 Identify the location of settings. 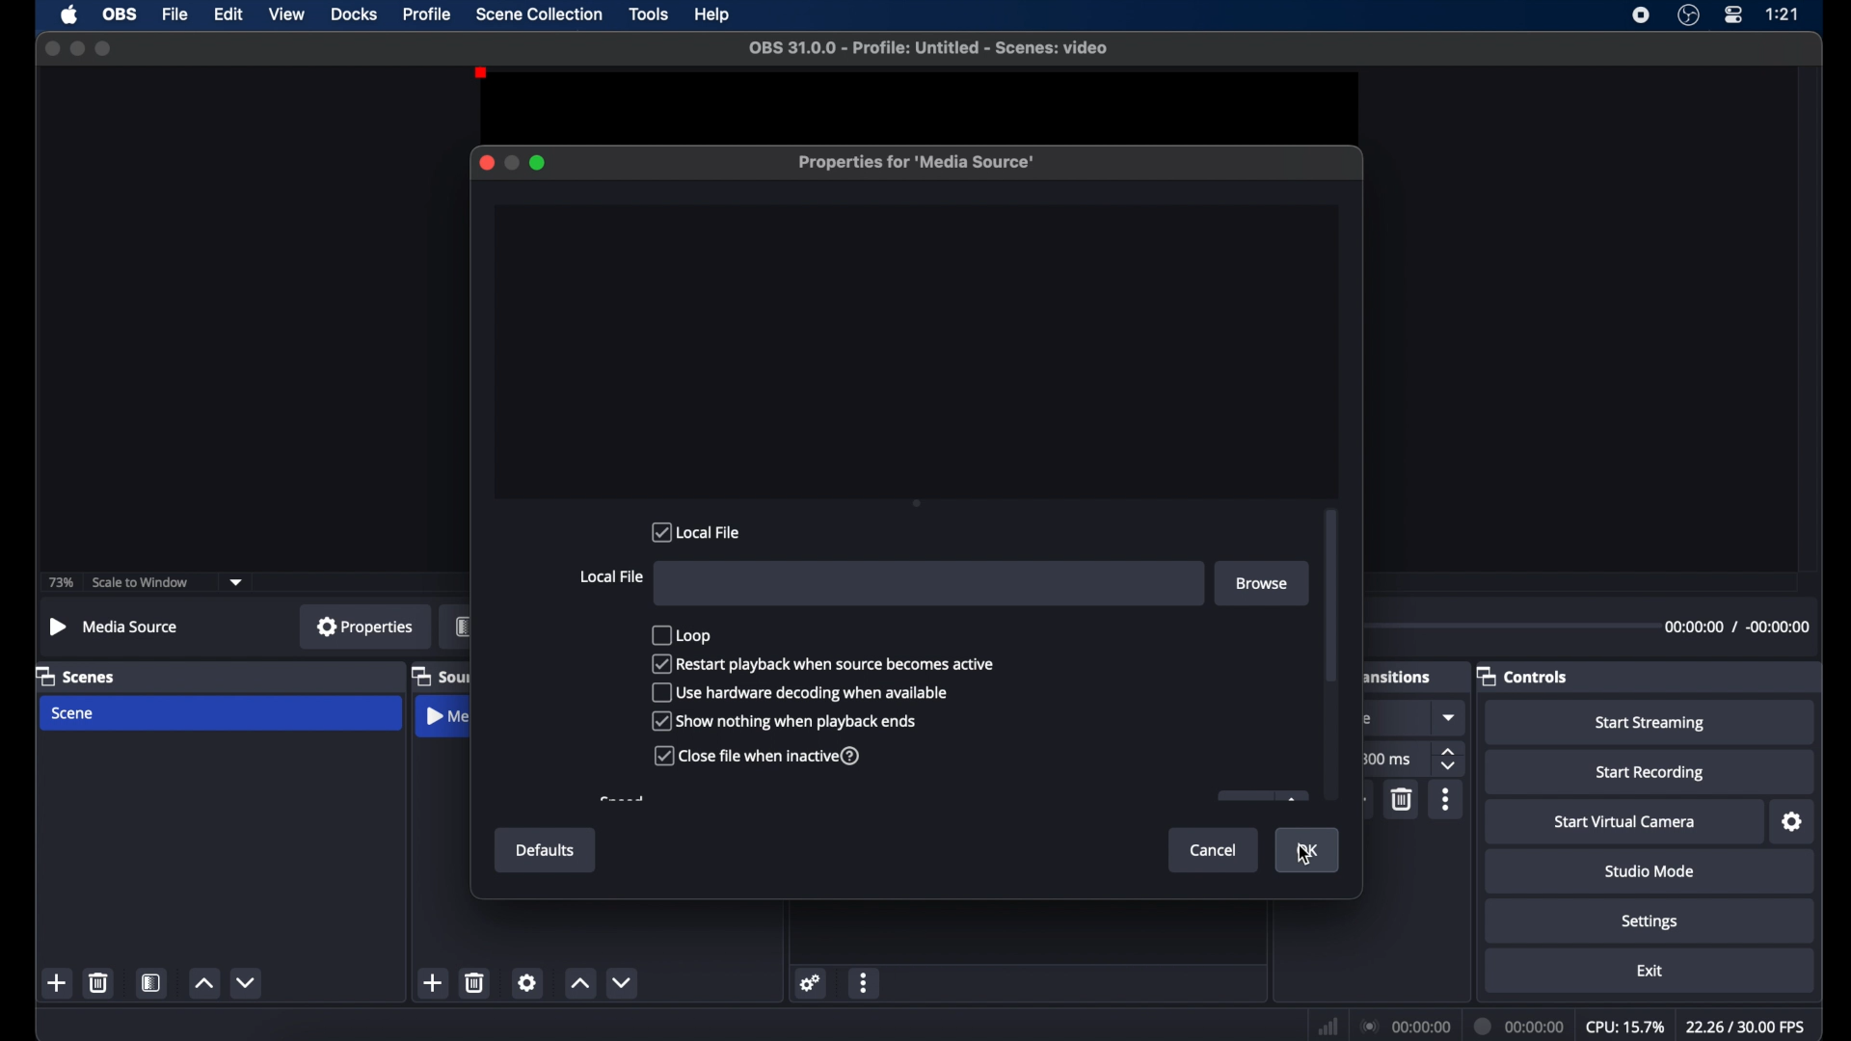
(526, 983).